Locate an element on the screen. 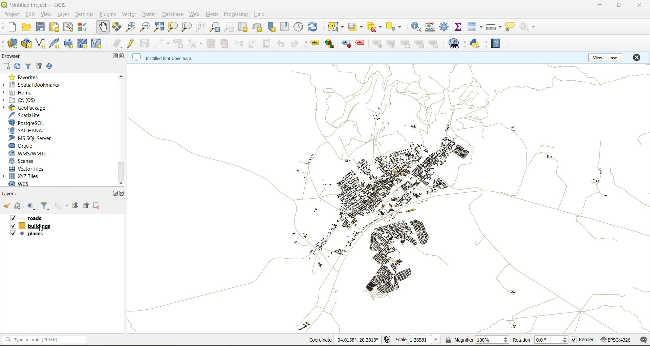 The width and height of the screenshot is (650, 346). save edits is located at coordinates (147, 45).